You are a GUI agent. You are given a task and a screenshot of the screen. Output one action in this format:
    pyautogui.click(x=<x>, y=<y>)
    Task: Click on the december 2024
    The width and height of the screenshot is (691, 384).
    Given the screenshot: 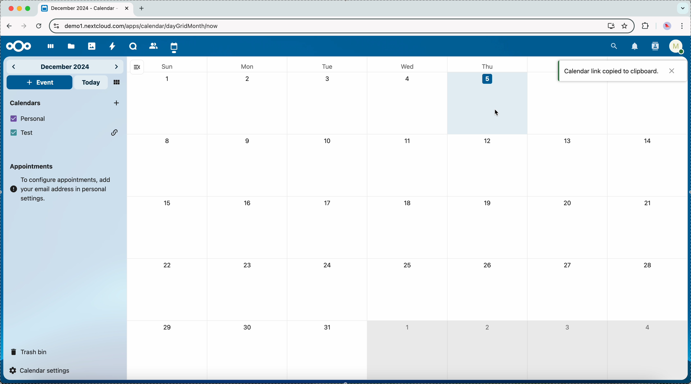 What is the action you would take?
    pyautogui.click(x=66, y=66)
    